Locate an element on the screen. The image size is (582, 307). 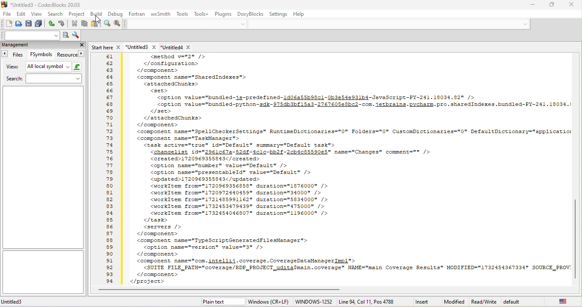
plugins is located at coordinates (225, 14).